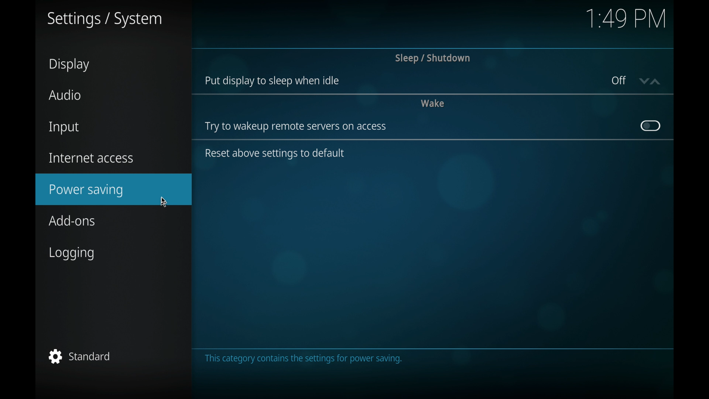 The width and height of the screenshot is (709, 399). I want to click on add-ons, so click(73, 221).